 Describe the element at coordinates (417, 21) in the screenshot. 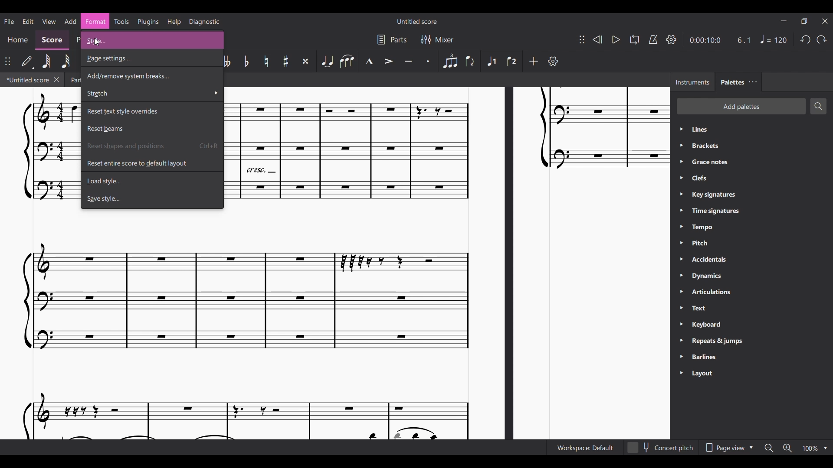

I see `Score name` at that location.